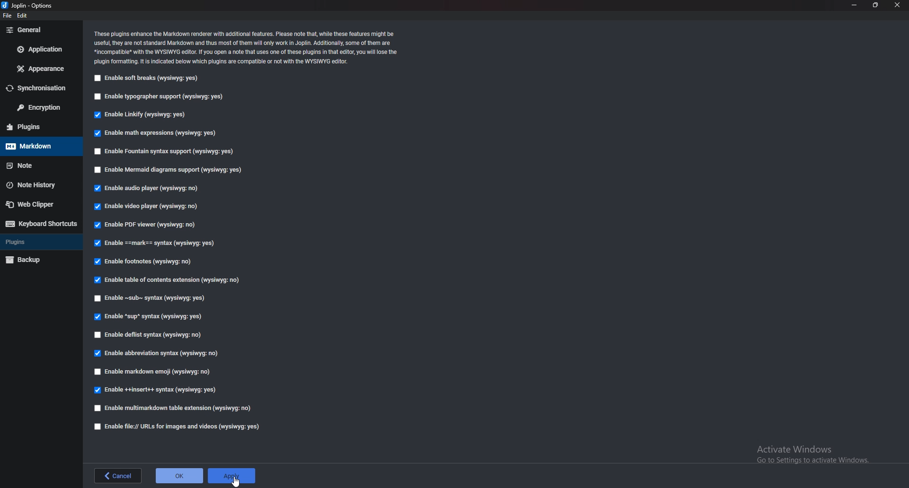  Describe the element at coordinates (23, 17) in the screenshot. I see `edit` at that location.